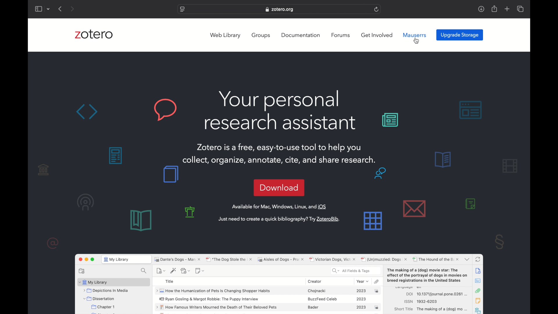  Describe the element at coordinates (73, 9) in the screenshot. I see `next` at that location.